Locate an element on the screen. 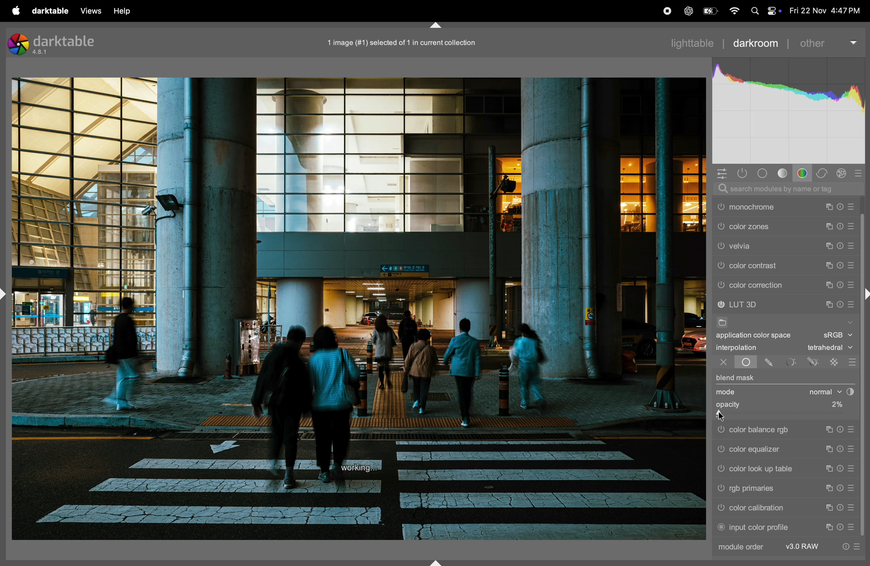 The image size is (870, 566). record is located at coordinates (664, 11).